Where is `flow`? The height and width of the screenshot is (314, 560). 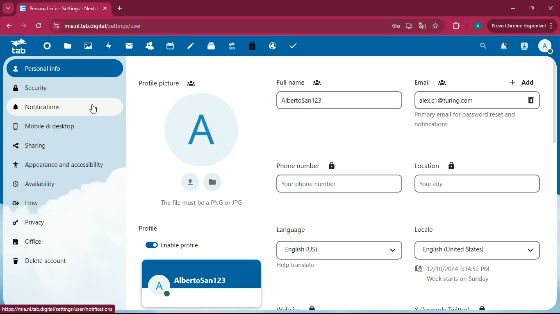 flow is located at coordinates (59, 204).